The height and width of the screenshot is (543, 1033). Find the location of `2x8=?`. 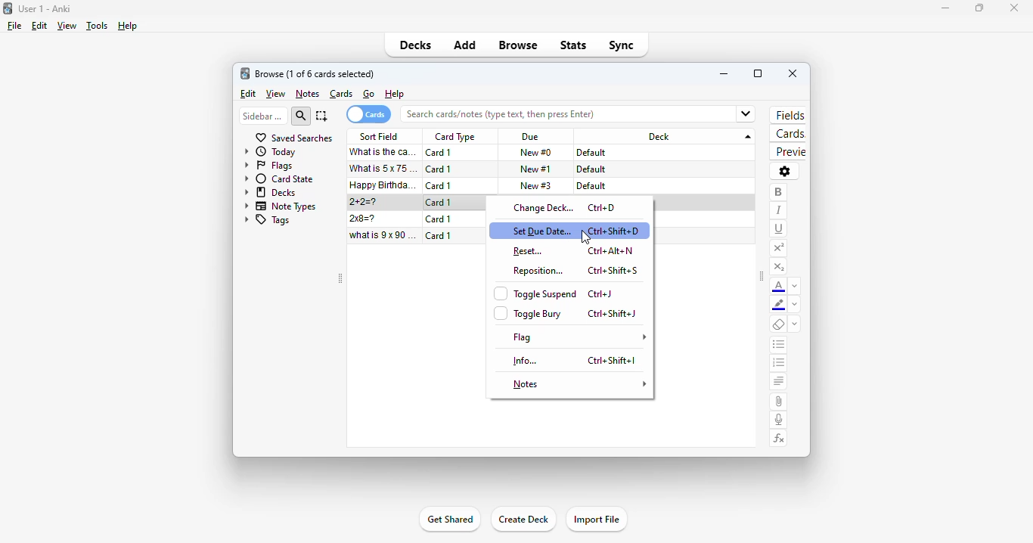

2x8=? is located at coordinates (364, 219).